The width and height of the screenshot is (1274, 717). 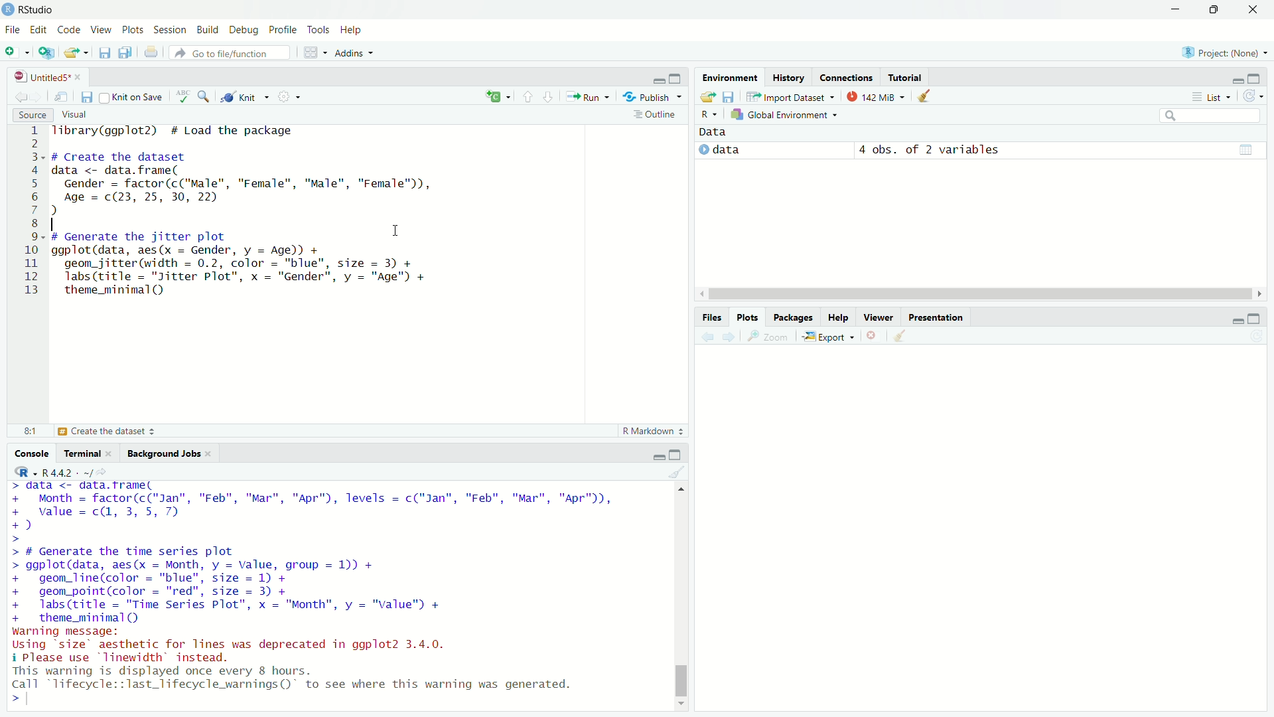 What do you see at coordinates (909, 77) in the screenshot?
I see `tutorial` at bounding box center [909, 77].